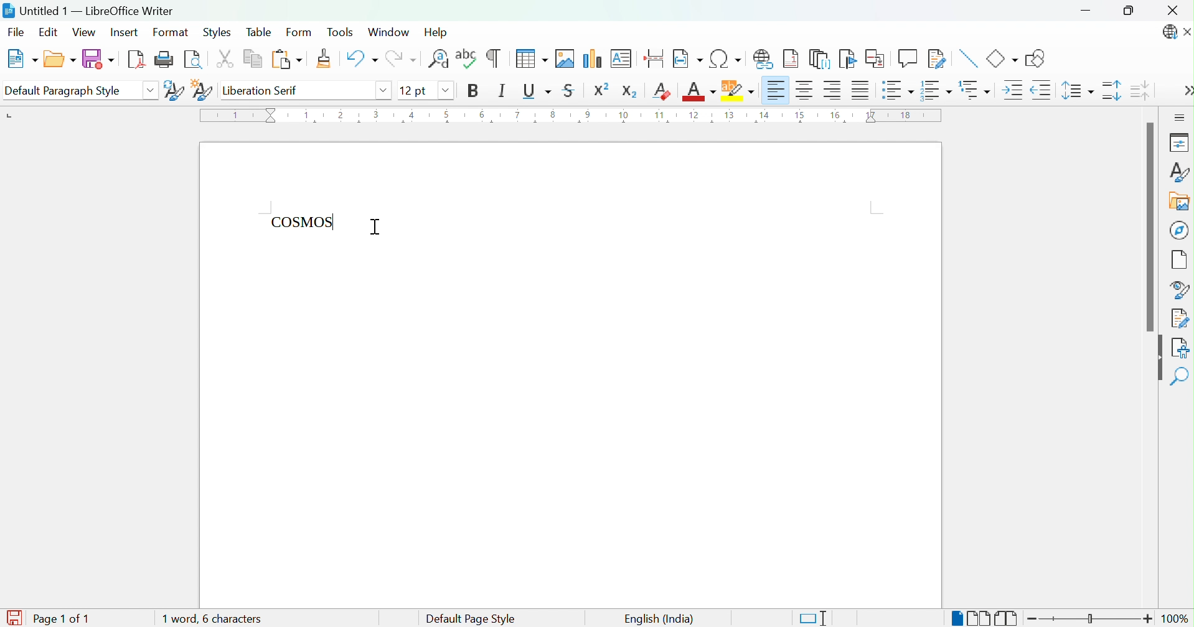  Describe the element at coordinates (14, 615) in the screenshot. I see `Save` at that location.